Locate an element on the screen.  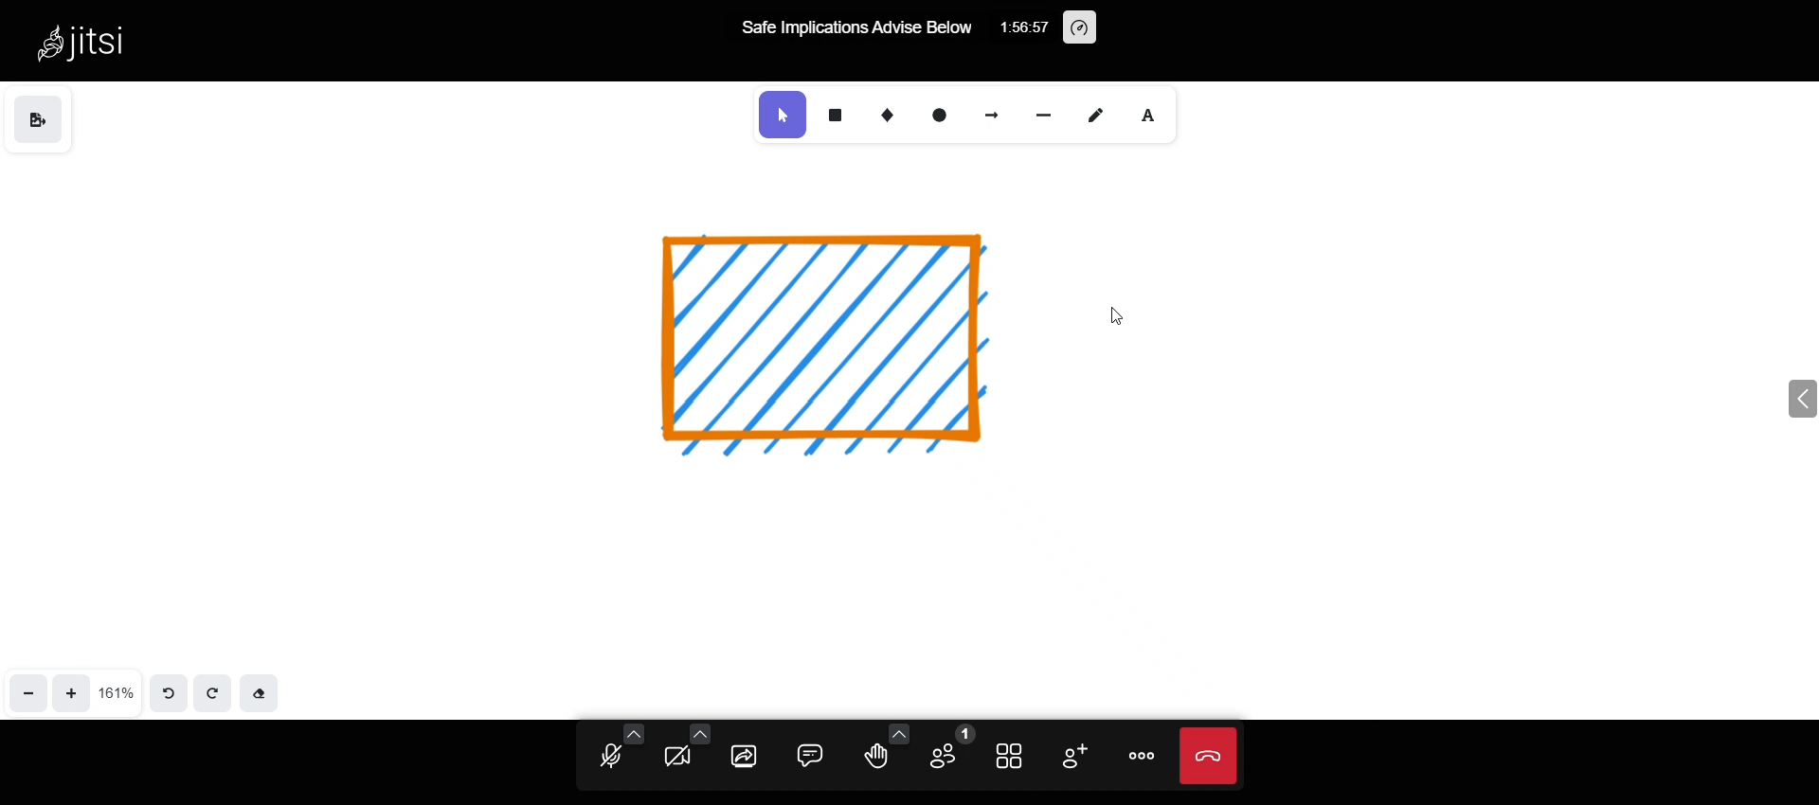
performance setting is located at coordinates (1092, 27).